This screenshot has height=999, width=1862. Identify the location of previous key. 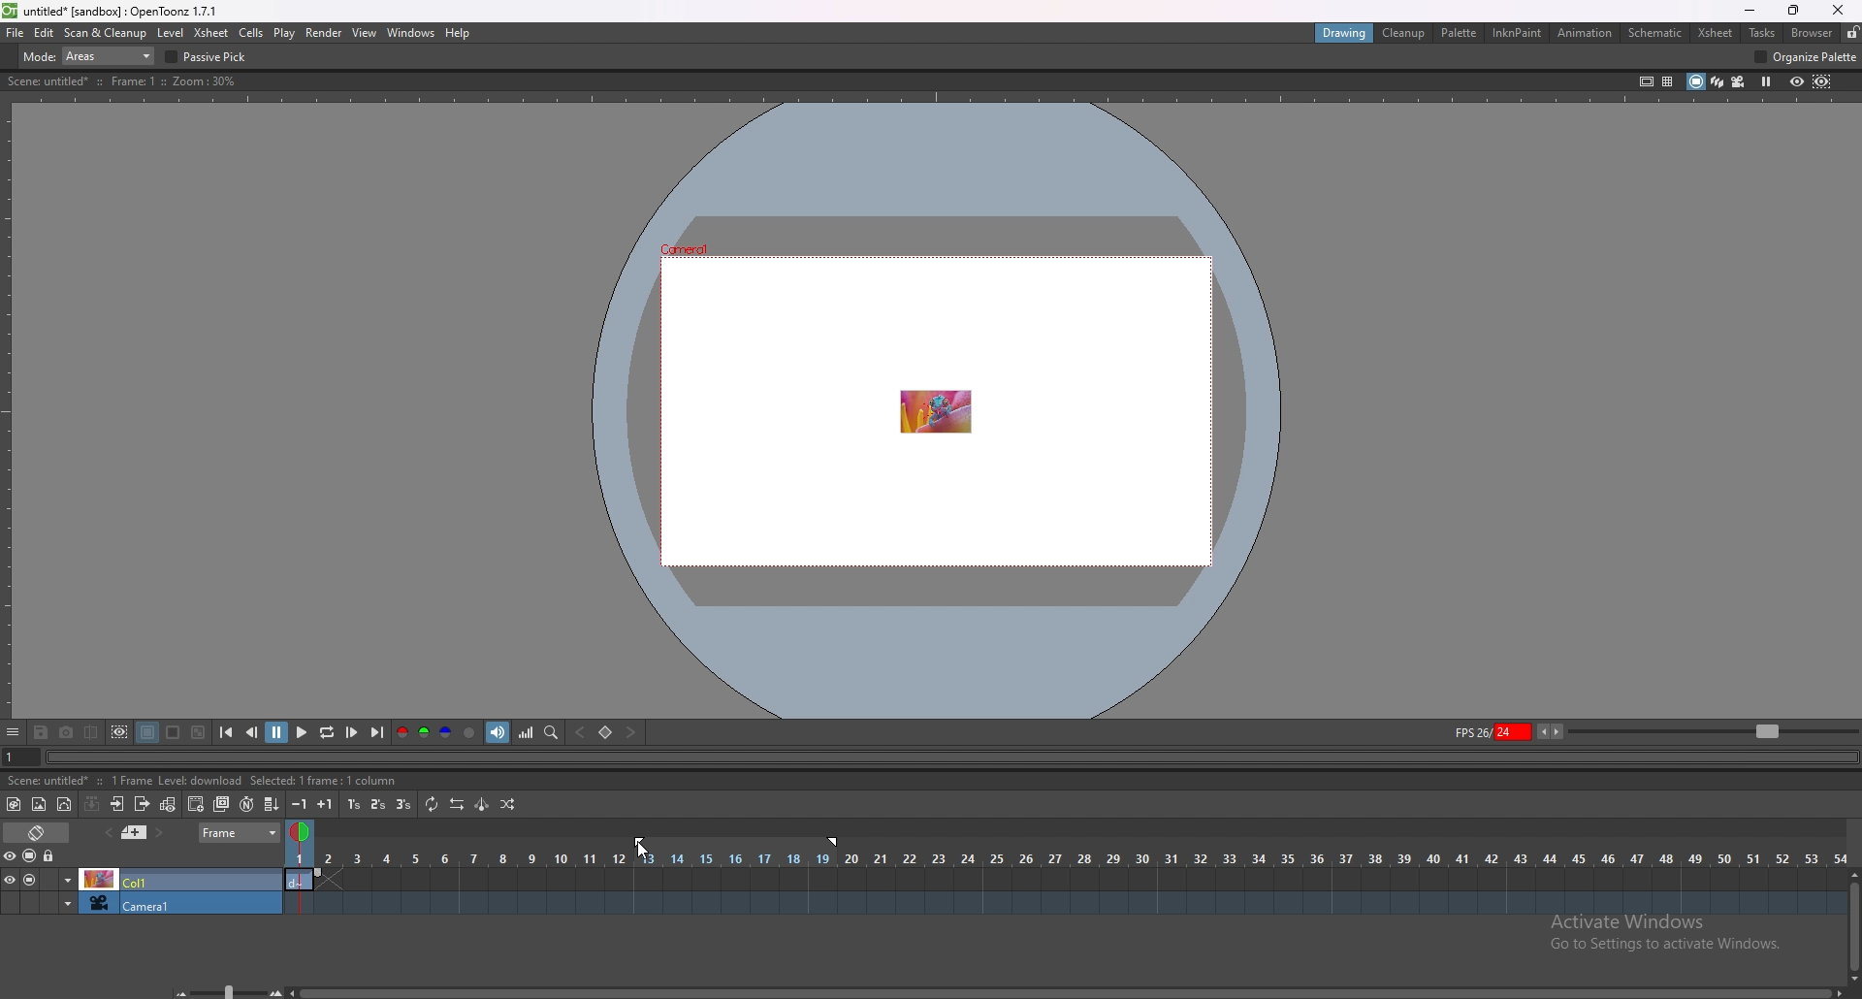
(581, 732).